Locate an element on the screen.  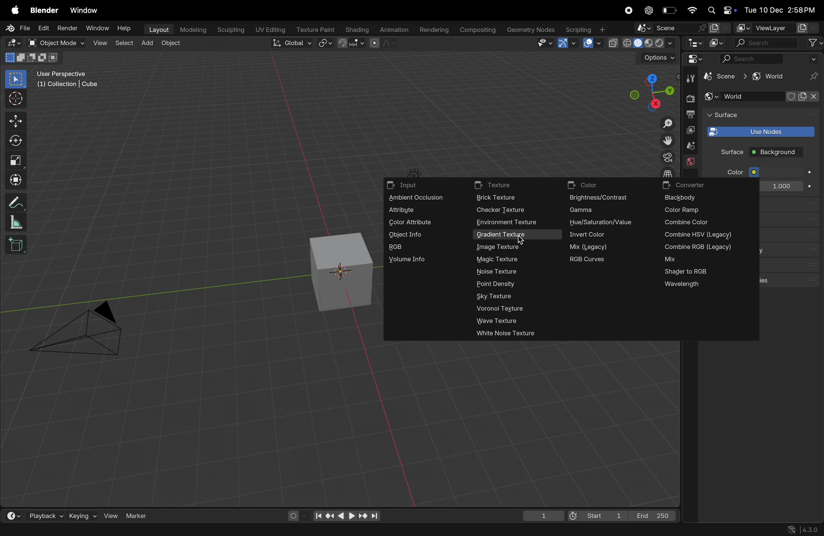
use nodes is located at coordinates (759, 131).